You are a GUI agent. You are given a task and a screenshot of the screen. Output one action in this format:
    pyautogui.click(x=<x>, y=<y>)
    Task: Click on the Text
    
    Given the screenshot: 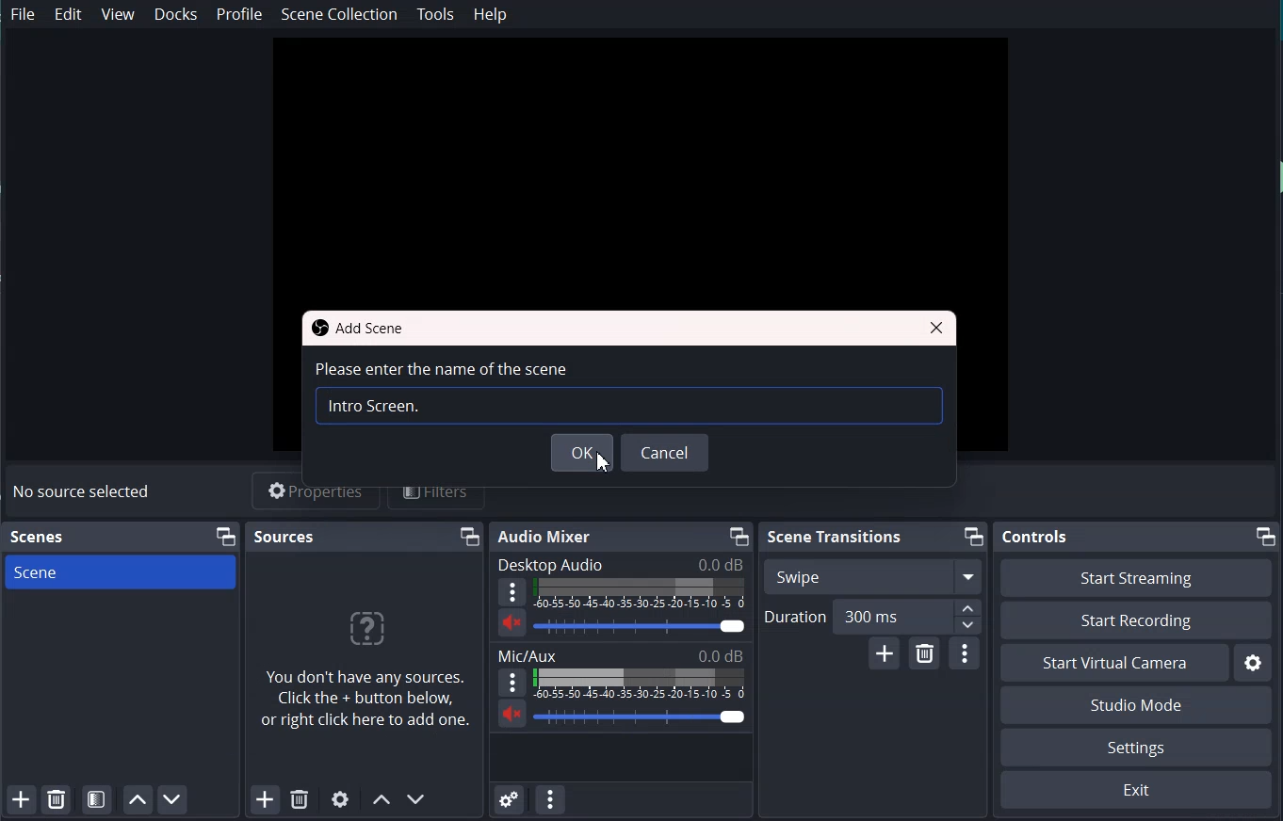 What is the action you would take?
    pyautogui.click(x=441, y=368)
    